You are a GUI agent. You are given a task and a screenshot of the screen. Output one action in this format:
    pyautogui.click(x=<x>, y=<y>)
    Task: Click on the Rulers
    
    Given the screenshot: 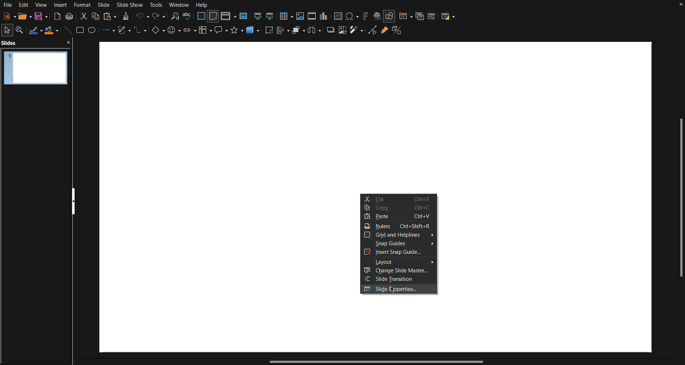 What is the action you would take?
    pyautogui.click(x=399, y=226)
    